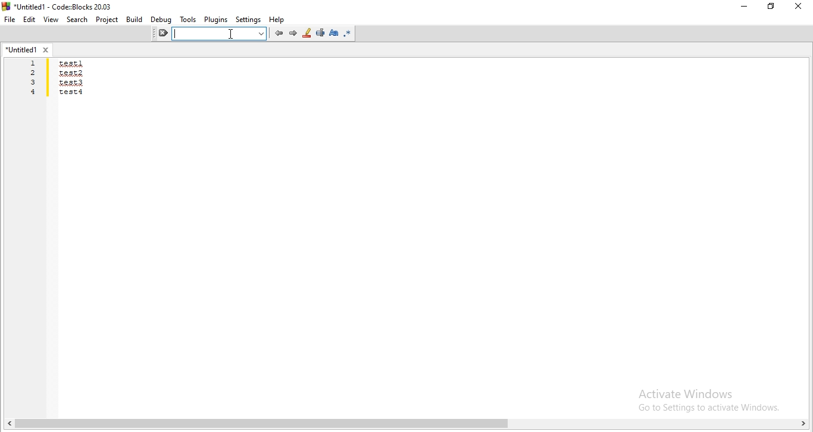  What do you see at coordinates (51, 19) in the screenshot?
I see `View` at bounding box center [51, 19].